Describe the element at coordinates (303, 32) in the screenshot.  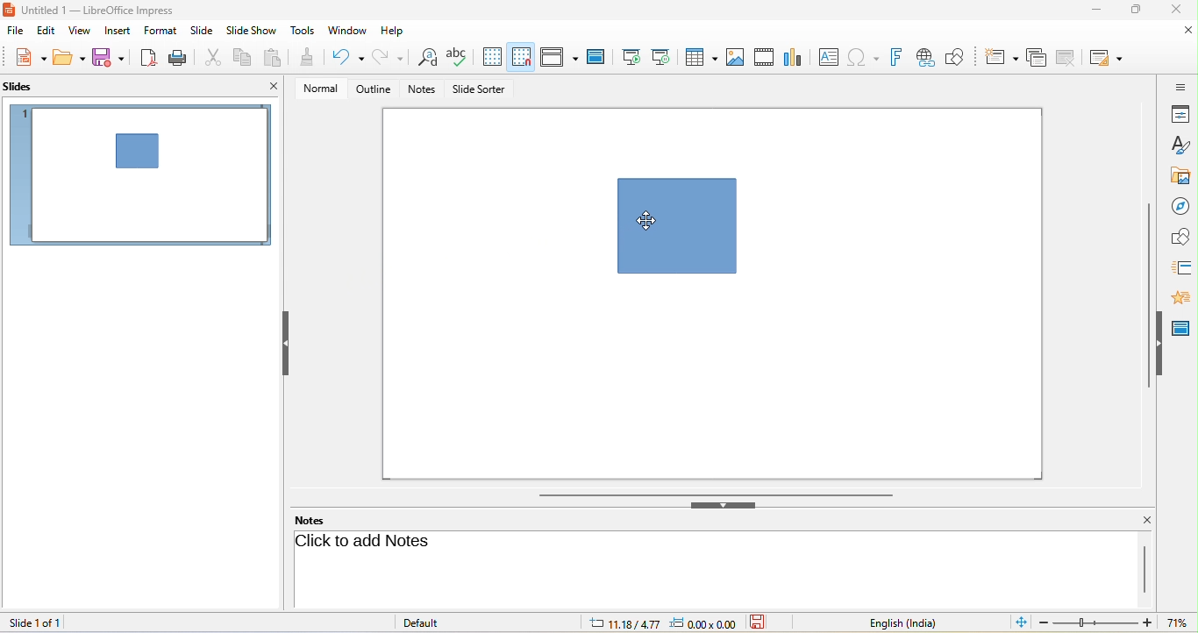
I see `tools` at that location.